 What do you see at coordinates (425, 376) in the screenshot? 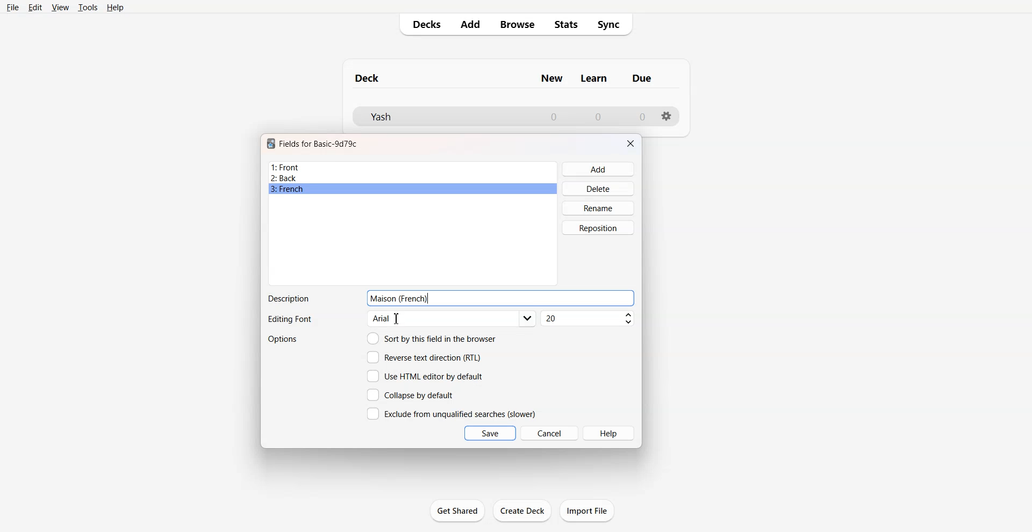
I see `Use HTML editor by default` at bounding box center [425, 376].